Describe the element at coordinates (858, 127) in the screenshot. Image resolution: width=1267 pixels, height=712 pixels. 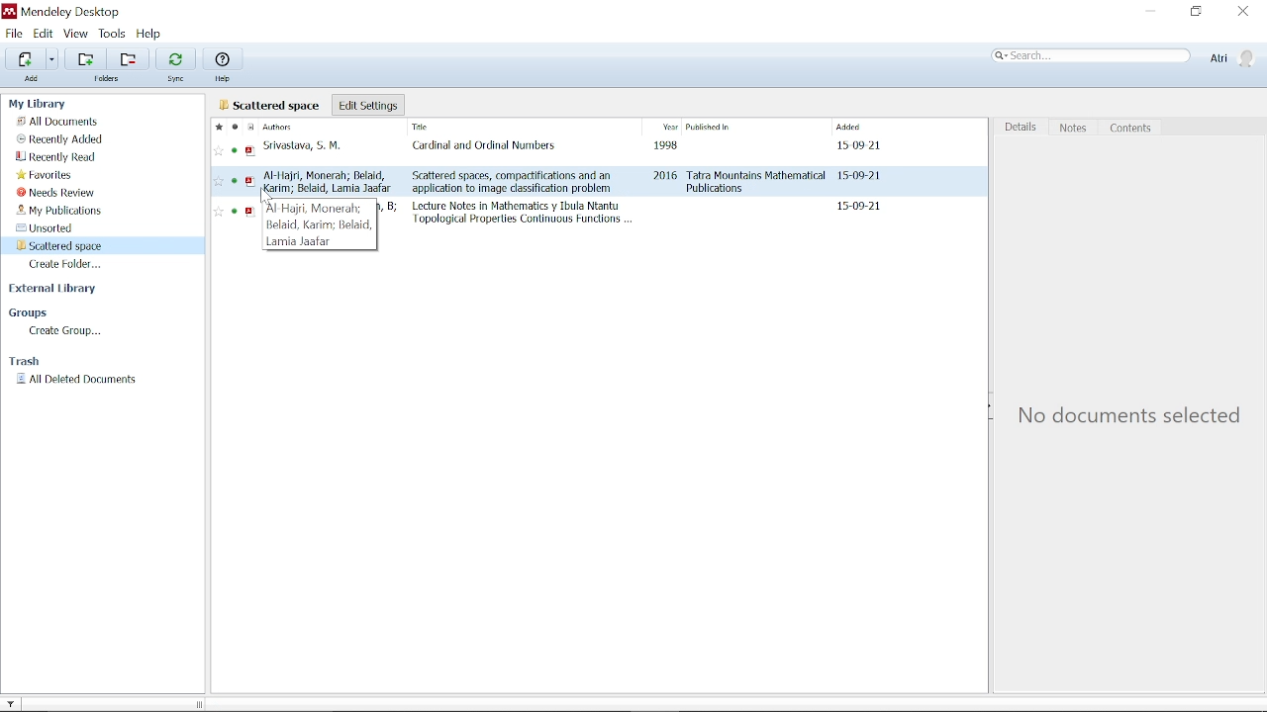
I see `Added ` at that location.